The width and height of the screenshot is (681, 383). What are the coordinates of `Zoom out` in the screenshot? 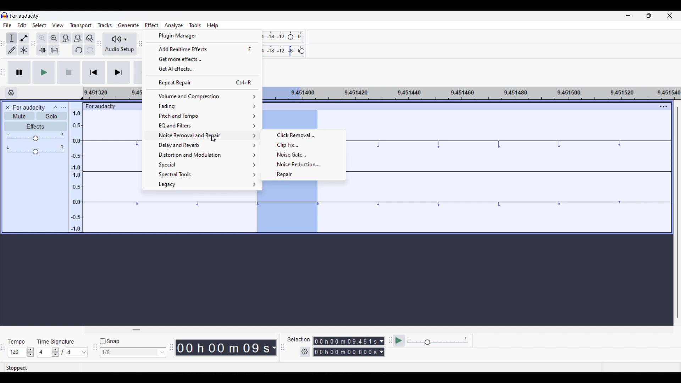 It's located at (54, 38).